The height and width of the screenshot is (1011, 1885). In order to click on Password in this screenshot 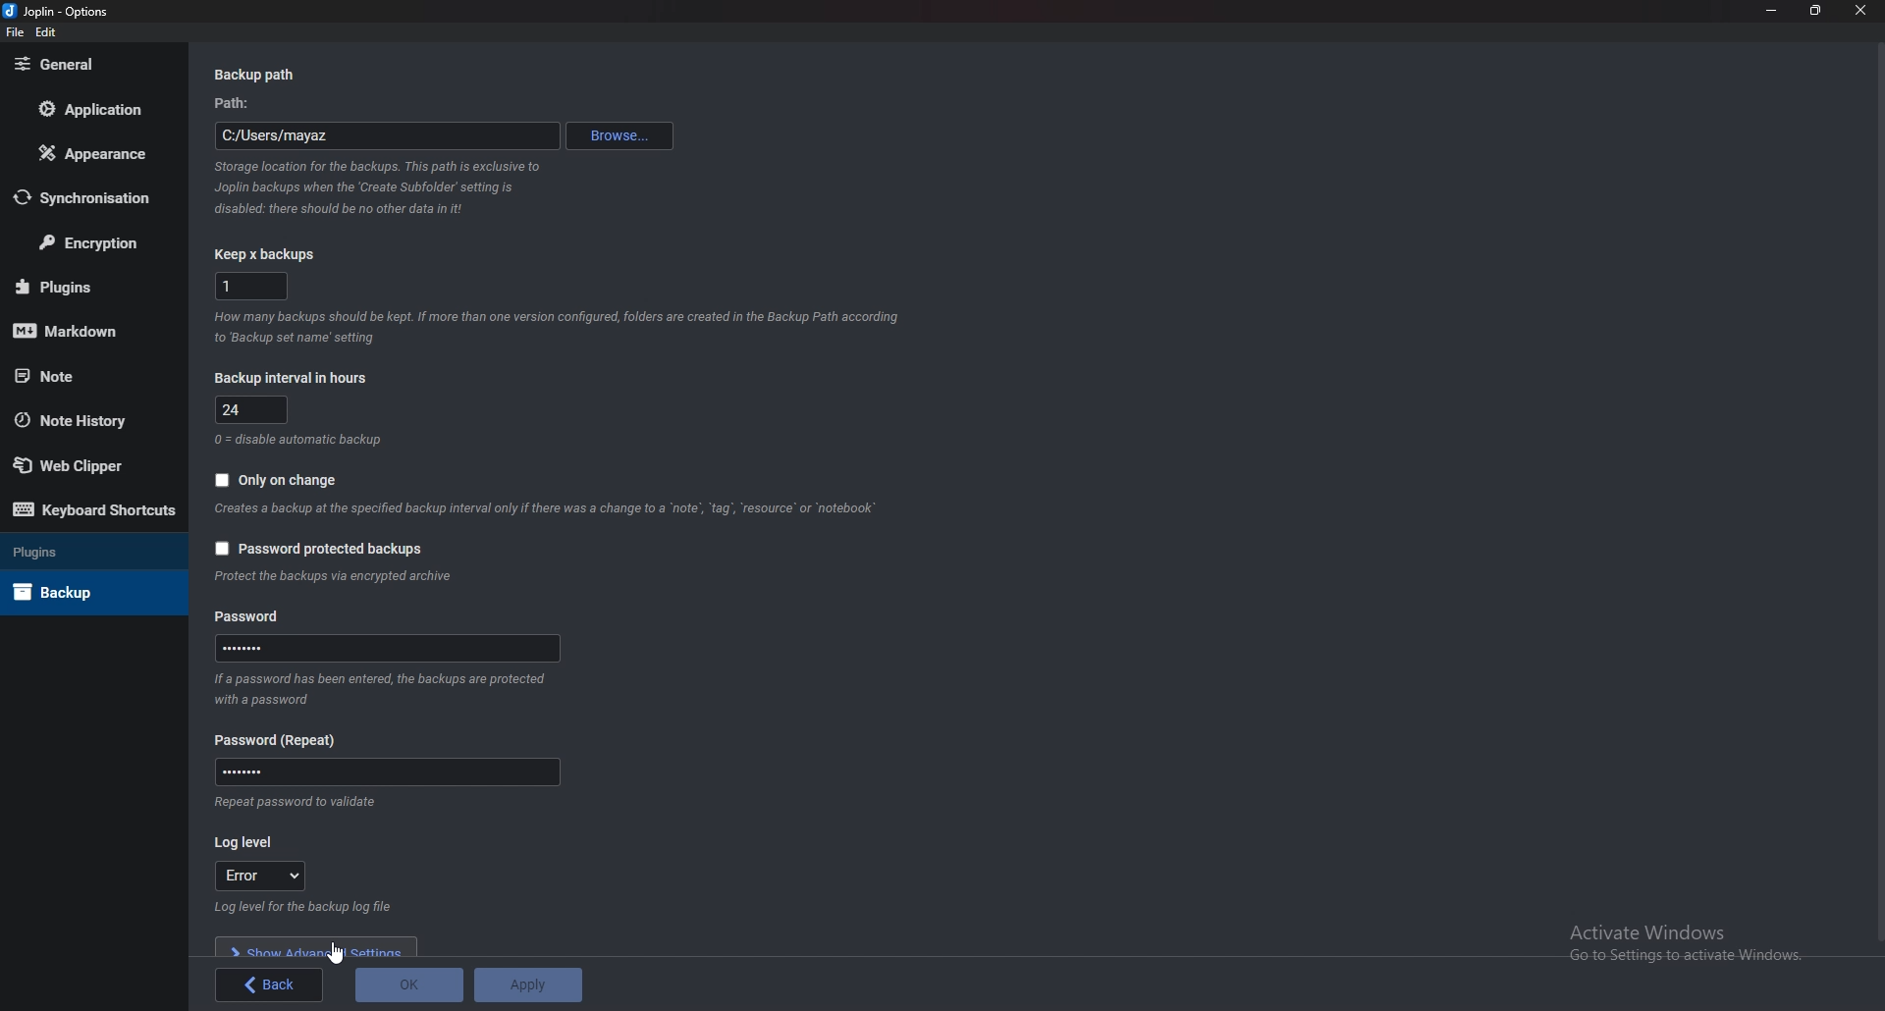, I will do `click(393, 648)`.